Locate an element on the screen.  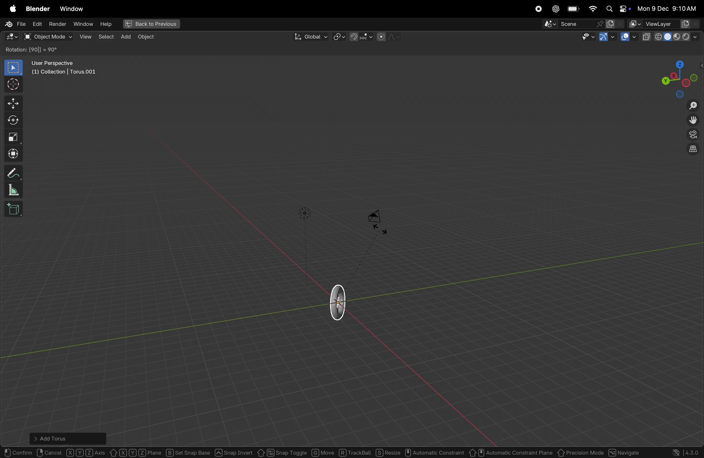
view point is located at coordinates (678, 78).